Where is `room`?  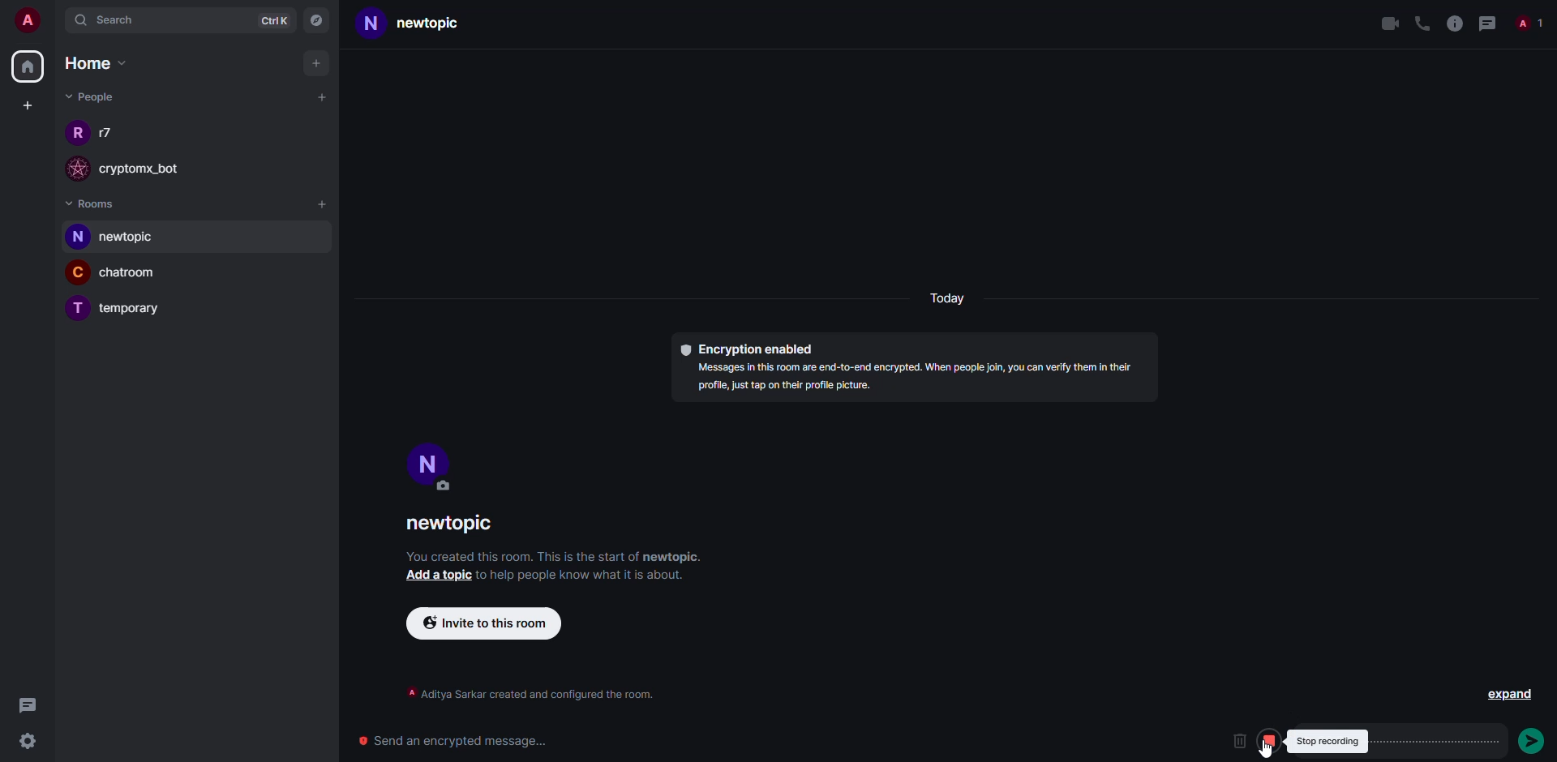
room is located at coordinates (139, 276).